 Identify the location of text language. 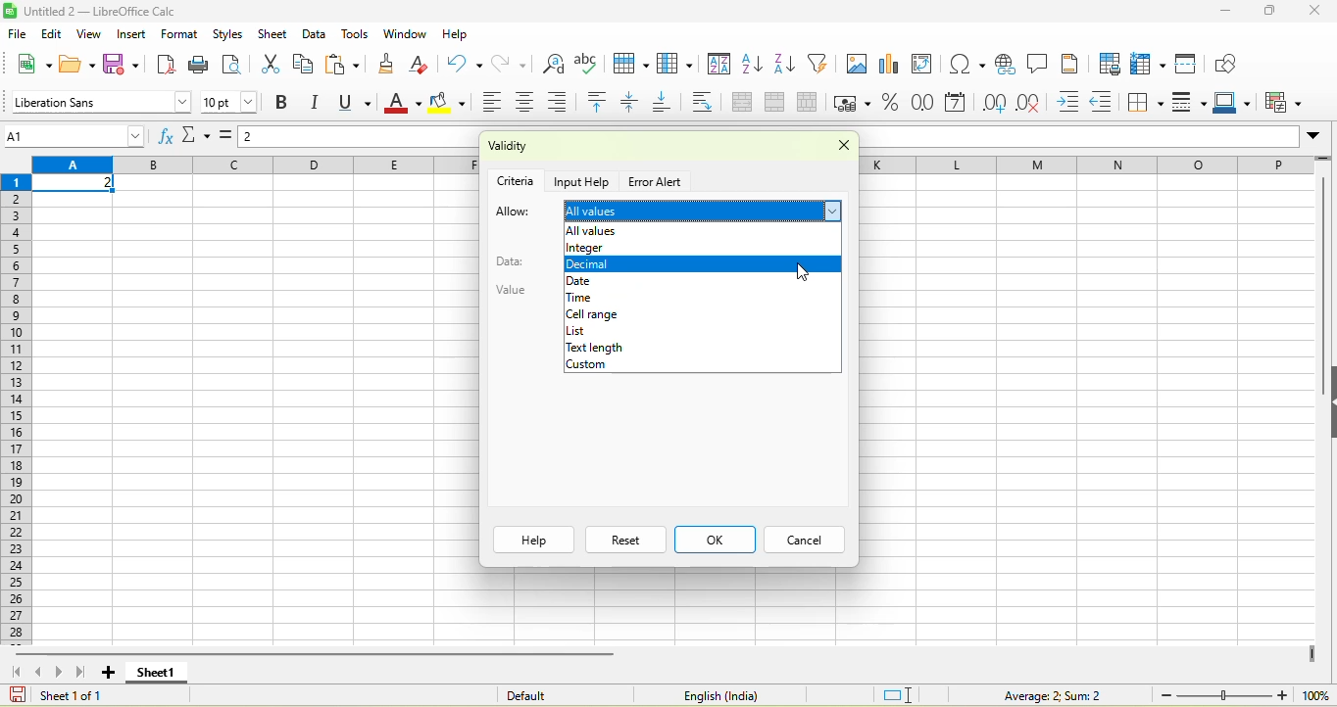
(717, 695).